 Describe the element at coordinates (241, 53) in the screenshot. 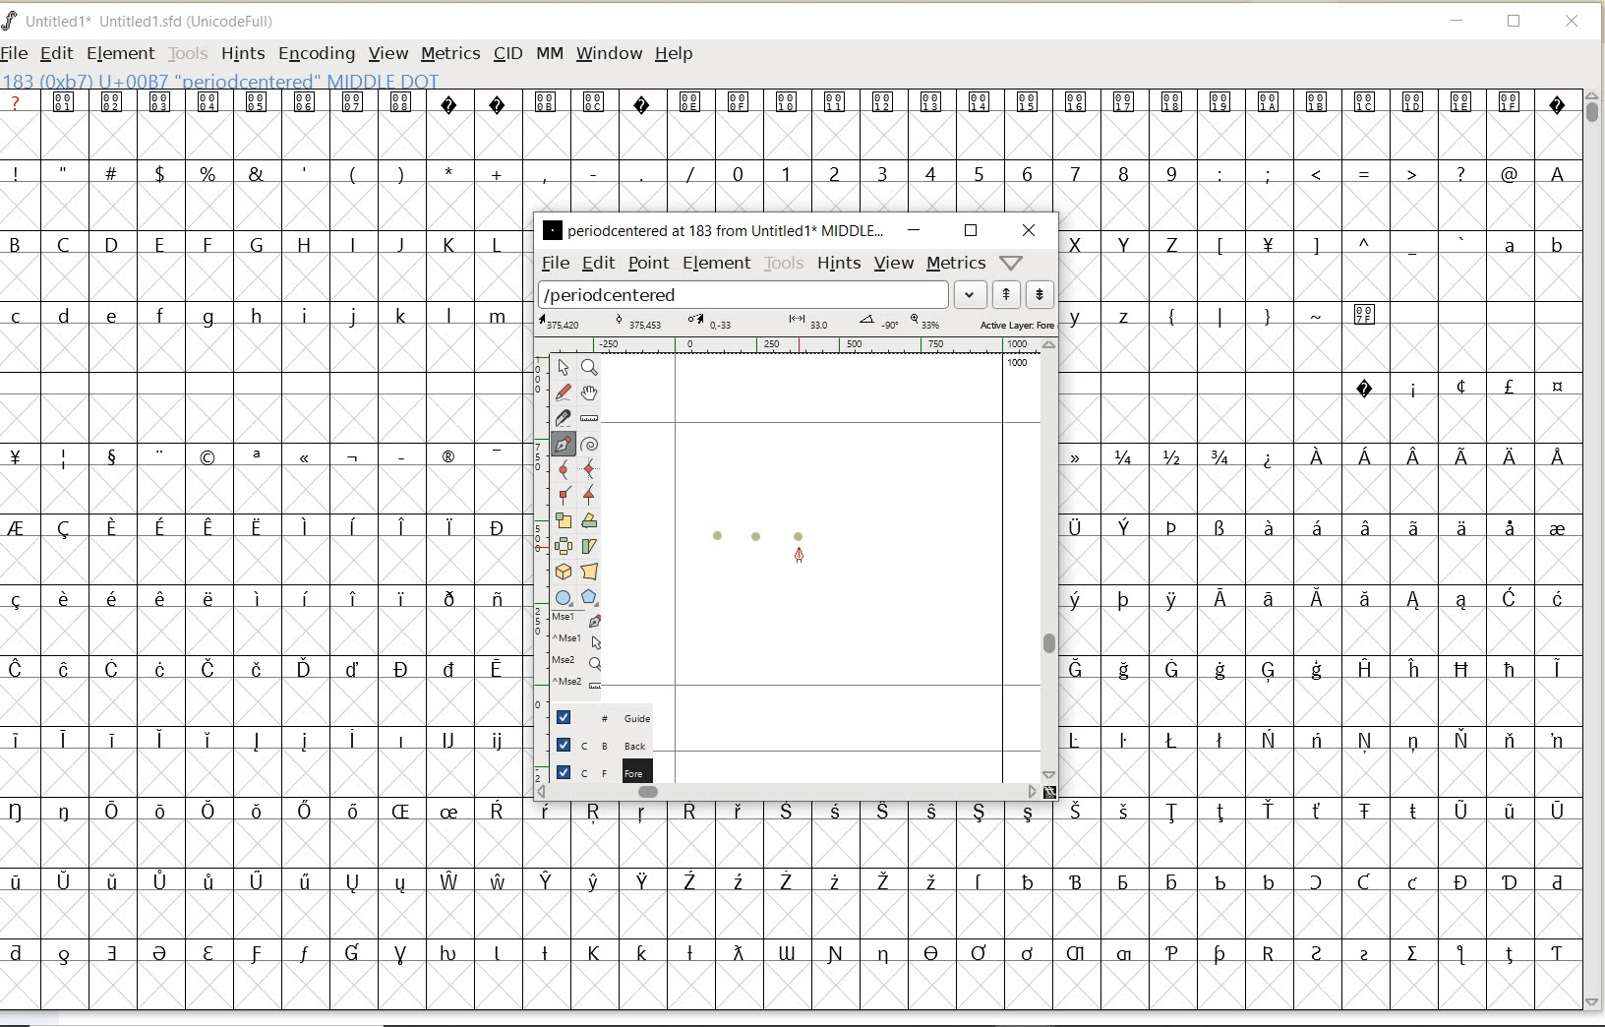

I see `HINTS` at that location.